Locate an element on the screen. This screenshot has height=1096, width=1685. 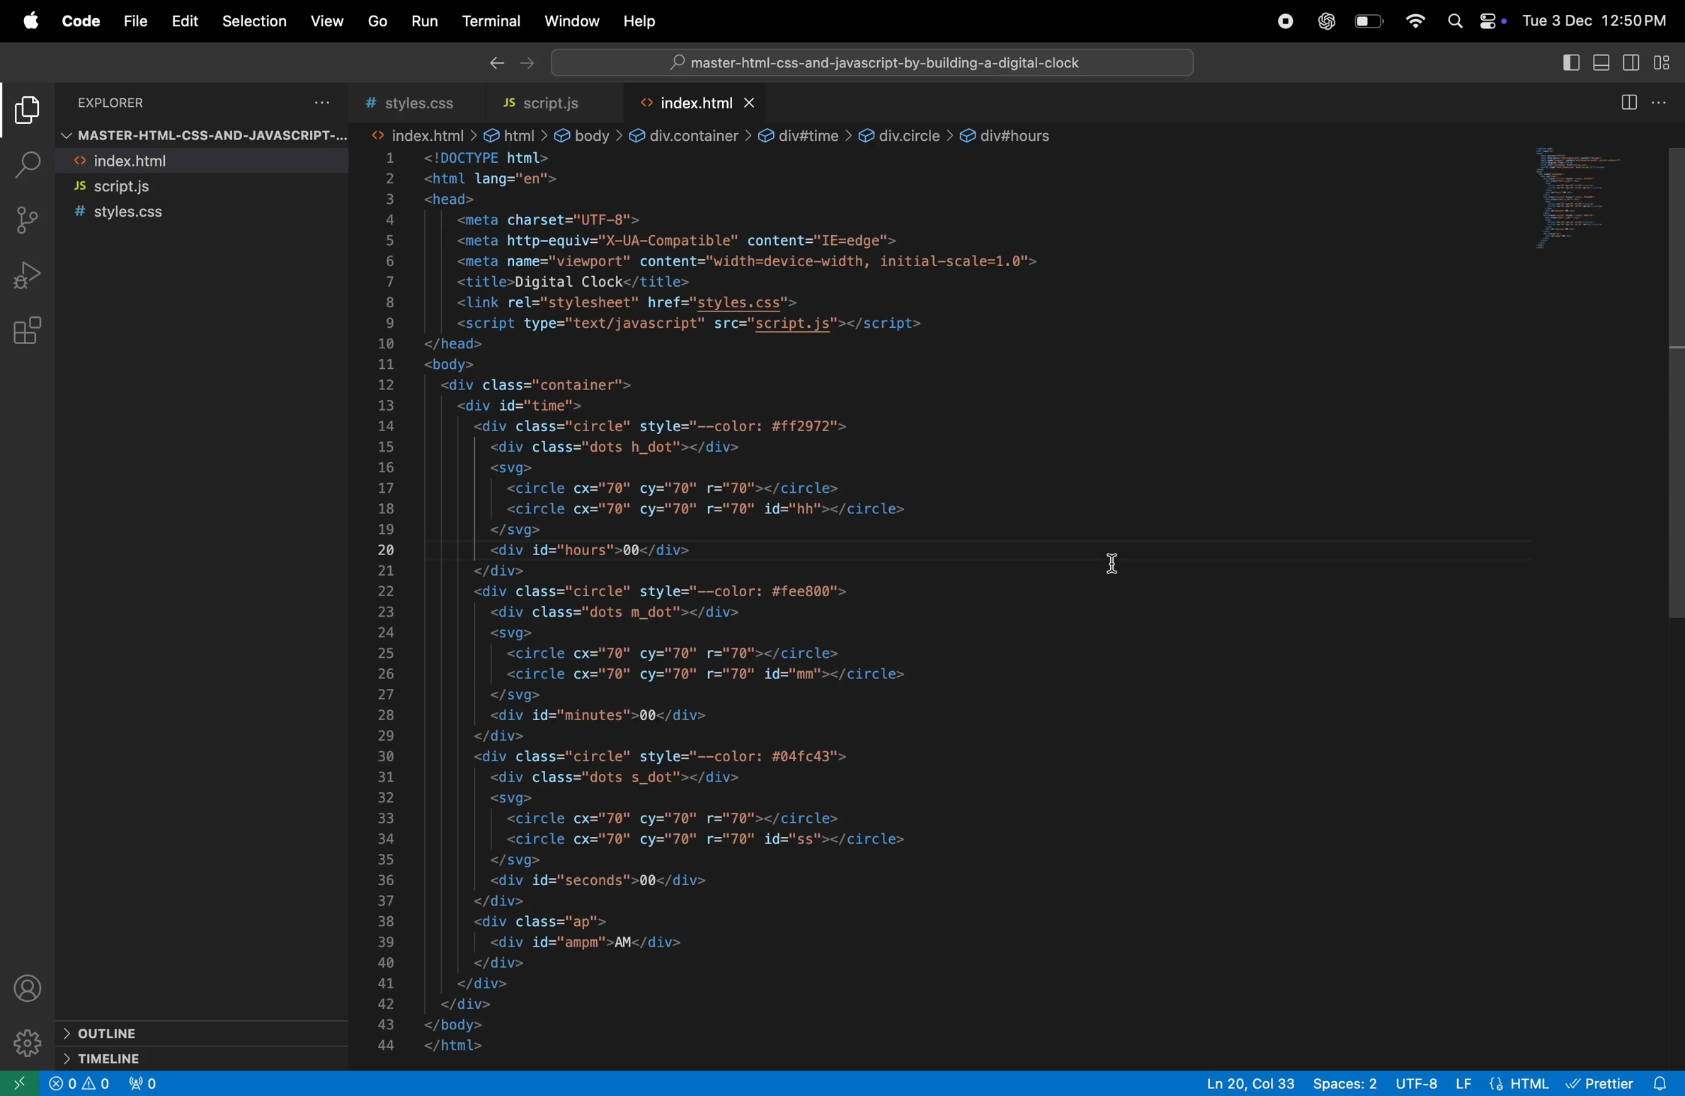
master file is located at coordinates (200, 135).